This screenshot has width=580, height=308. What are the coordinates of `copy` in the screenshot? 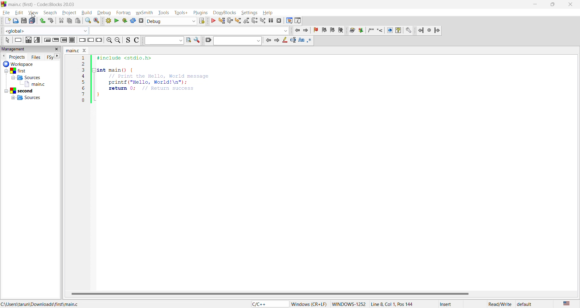 It's located at (69, 21).